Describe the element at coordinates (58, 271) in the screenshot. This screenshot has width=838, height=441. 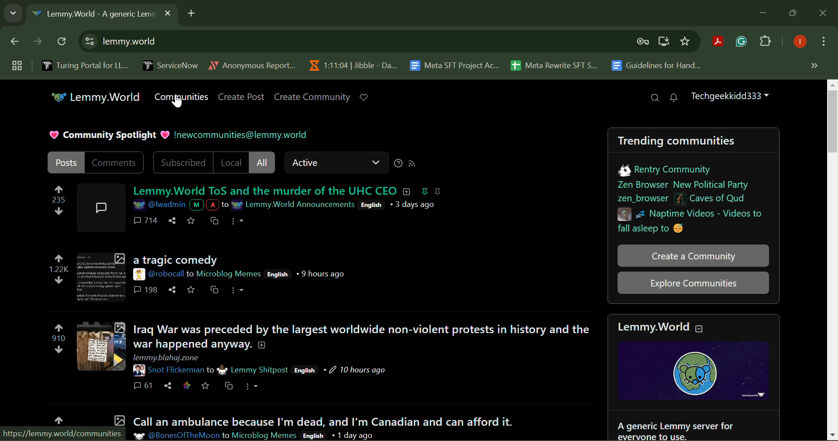
I see `Post Vote Counter` at that location.